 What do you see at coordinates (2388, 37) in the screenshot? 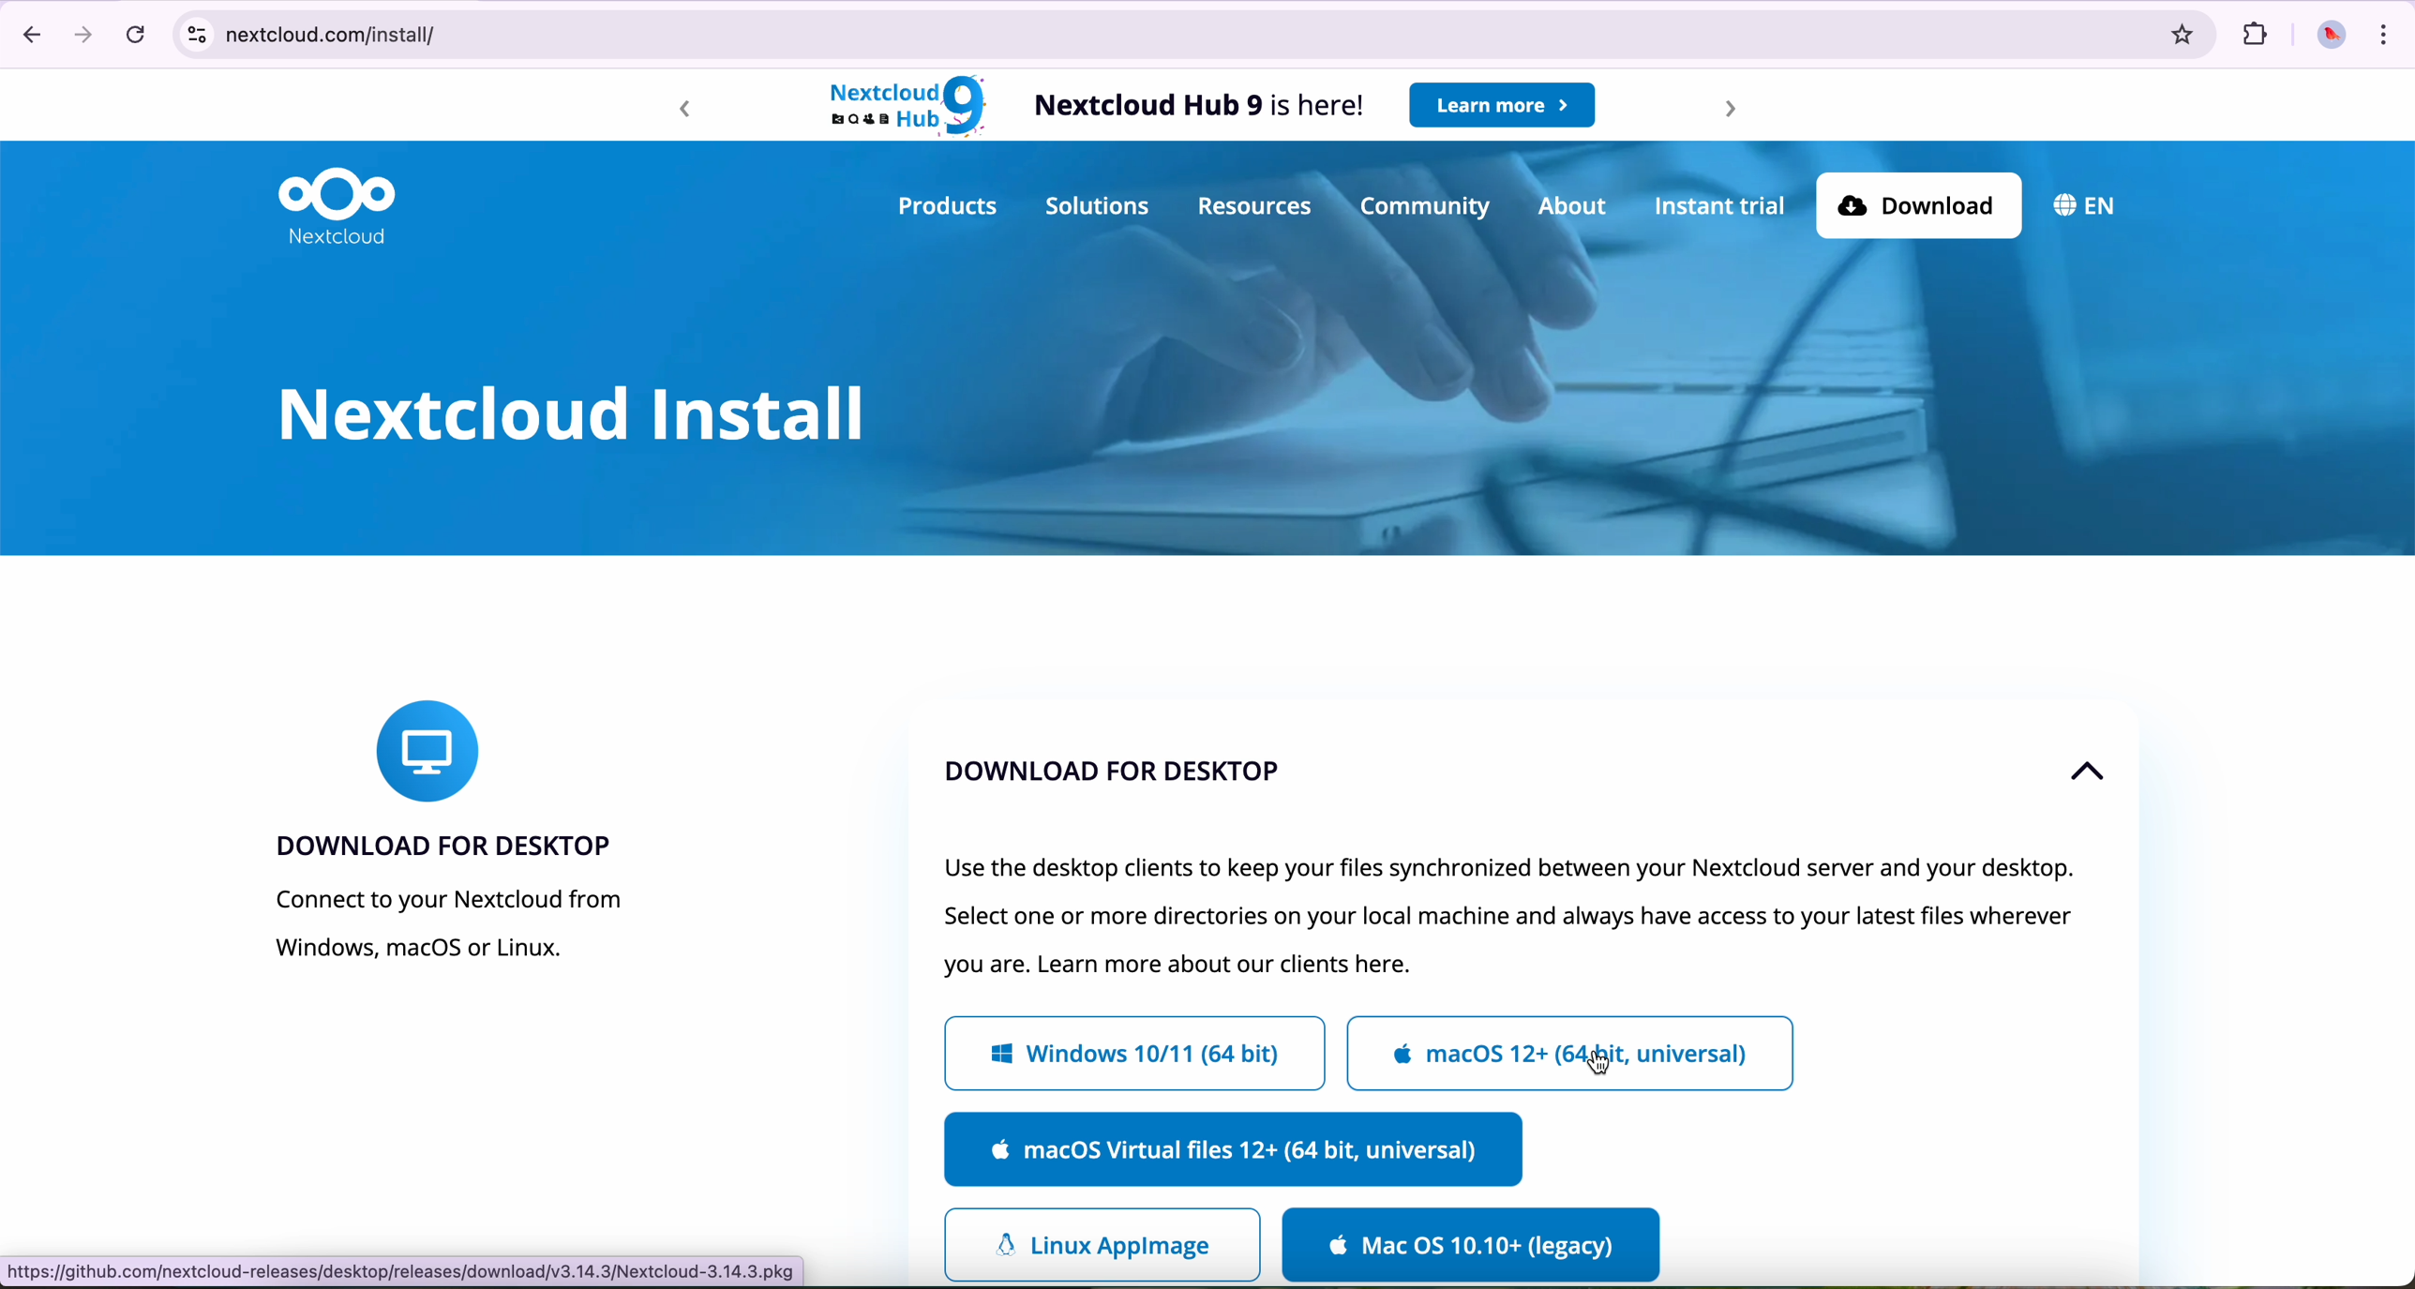
I see `customize and control Google Chrome` at bounding box center [2388, 37].